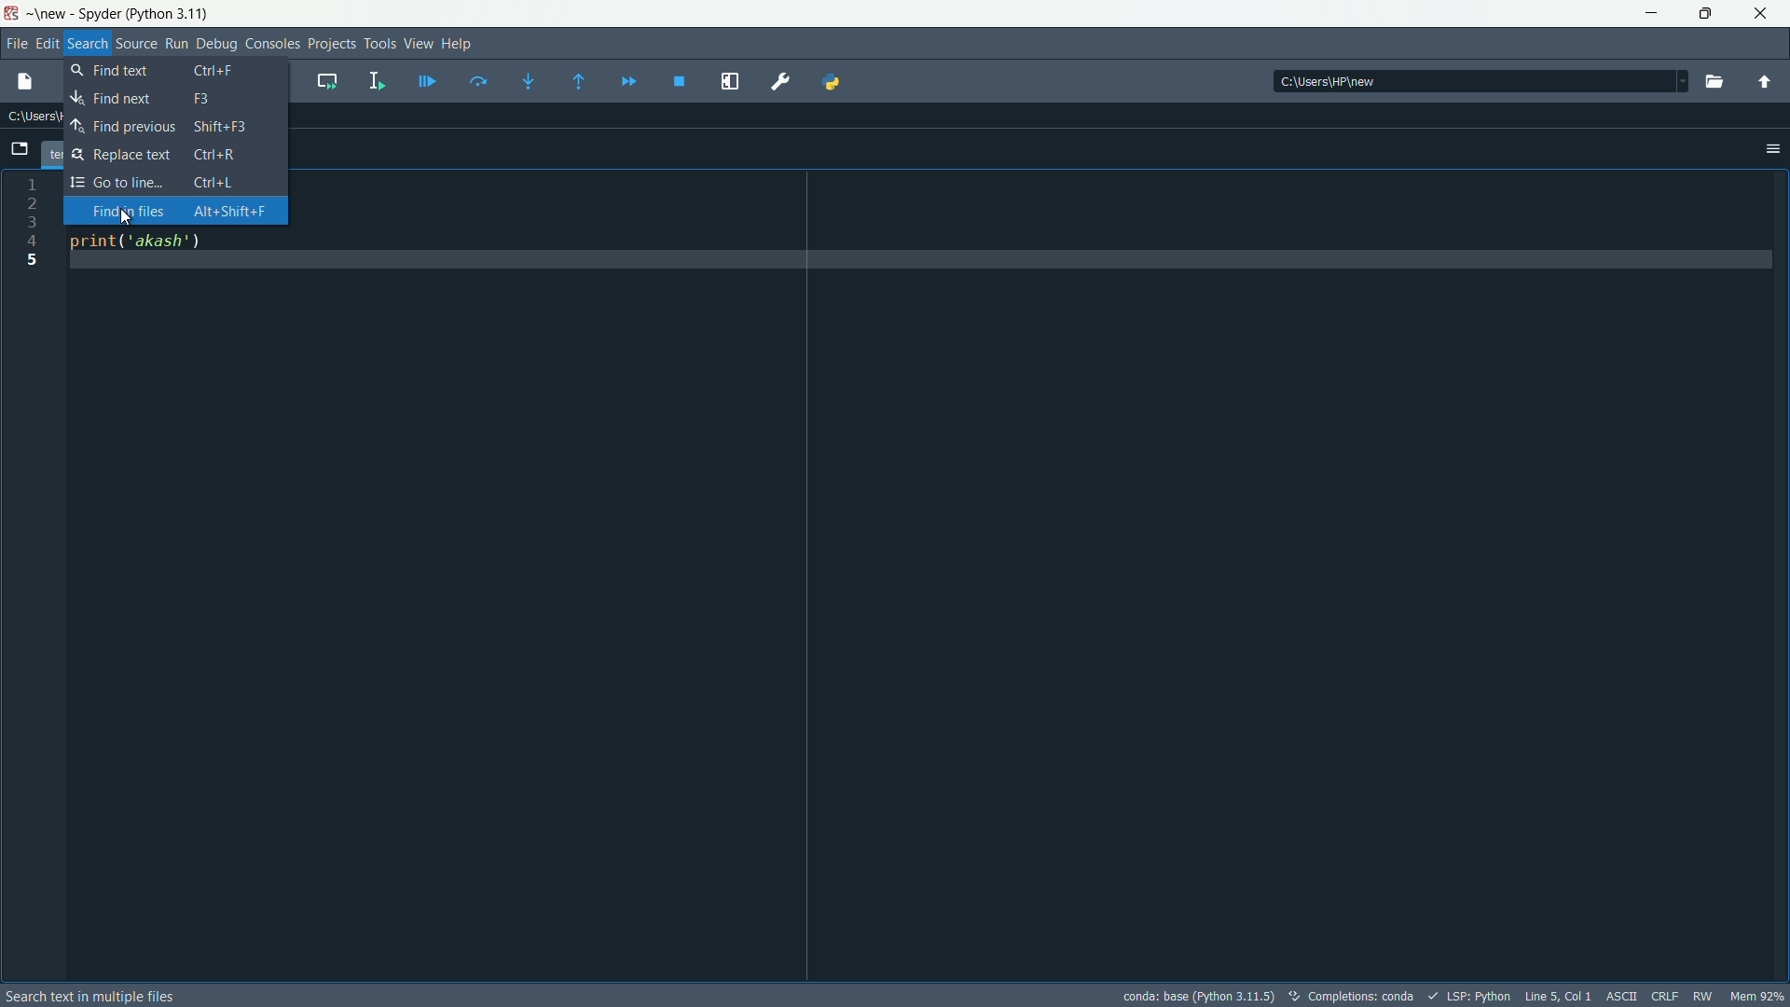  Describe the element at coordinates (38, 577) in the screenshot. I see `line numbers` at that location.